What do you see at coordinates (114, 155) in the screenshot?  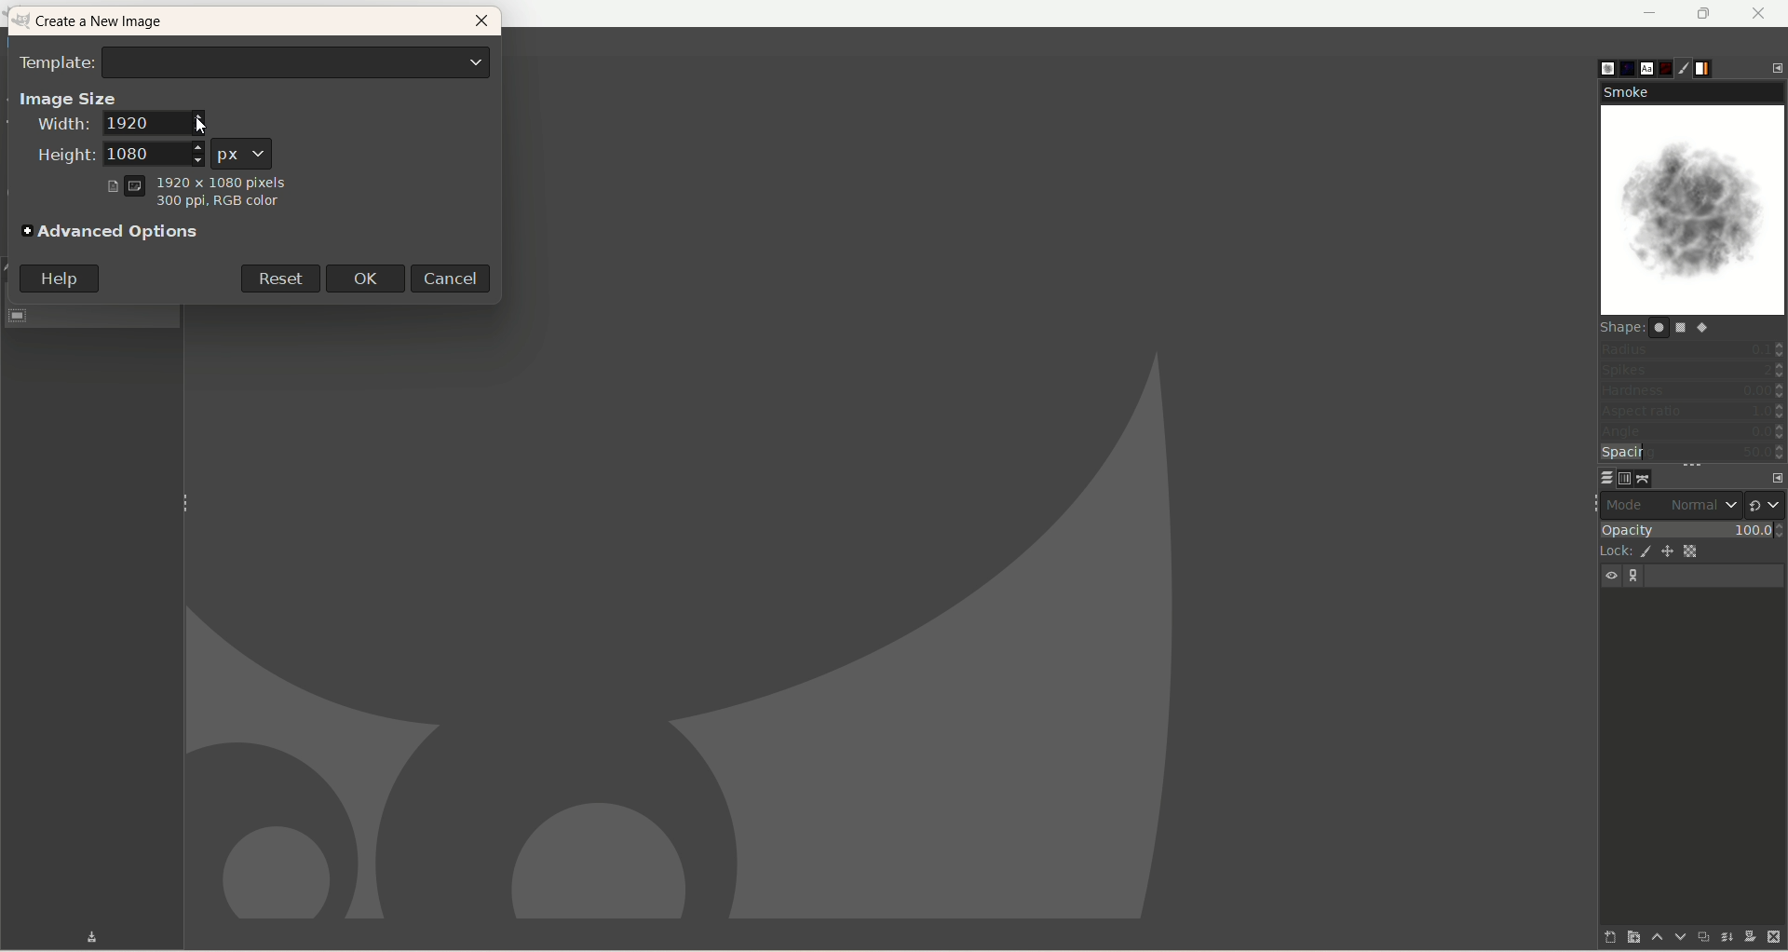 I see `height` at bounding box center [114, 155].